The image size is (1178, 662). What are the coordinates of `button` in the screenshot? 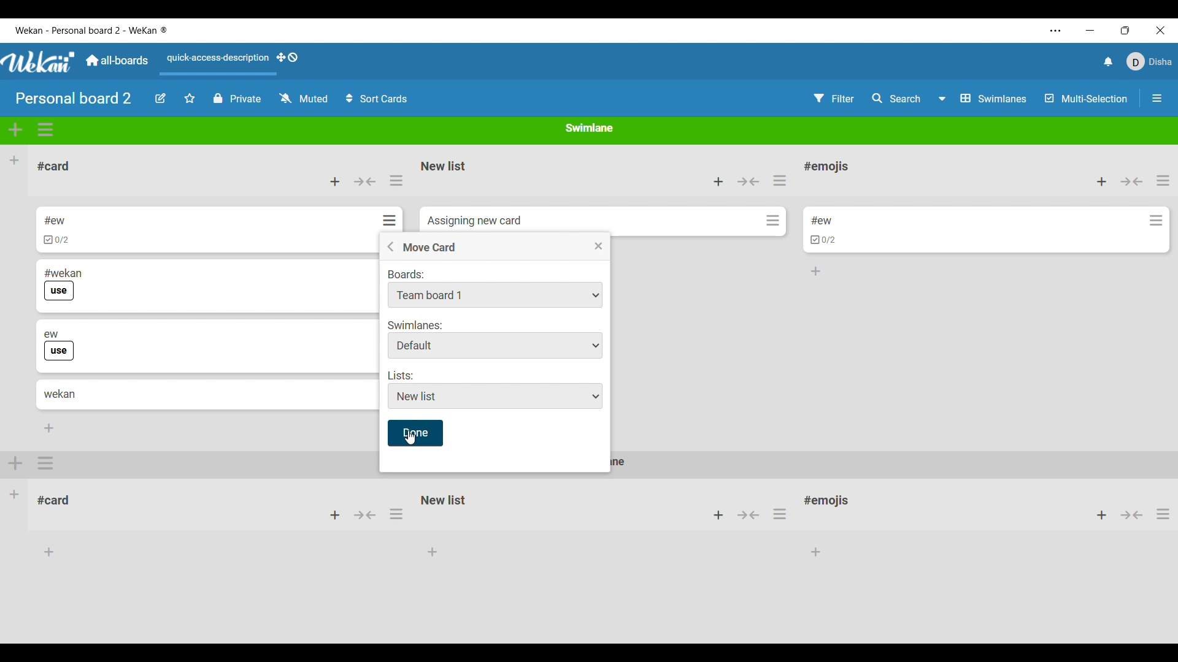 It's located at (367, 518).